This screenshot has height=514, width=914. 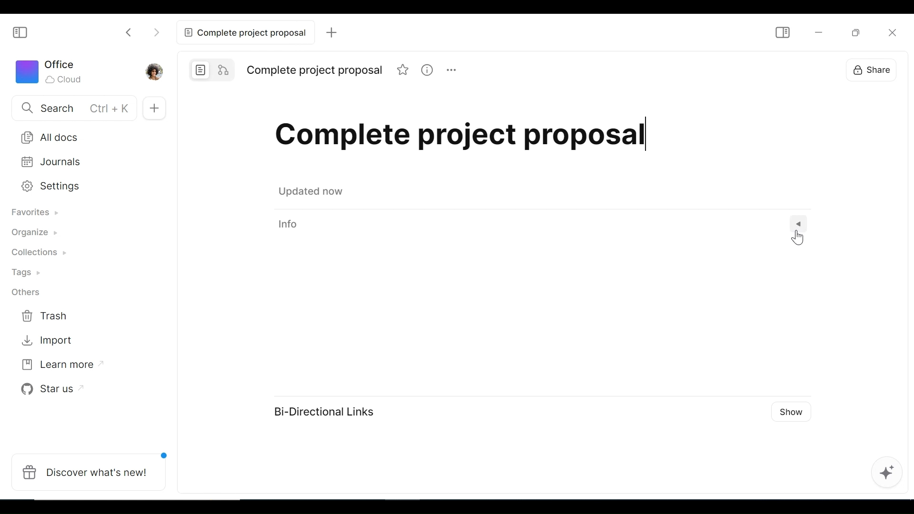 I want to click on Favorites, so click(x=41, y=214).